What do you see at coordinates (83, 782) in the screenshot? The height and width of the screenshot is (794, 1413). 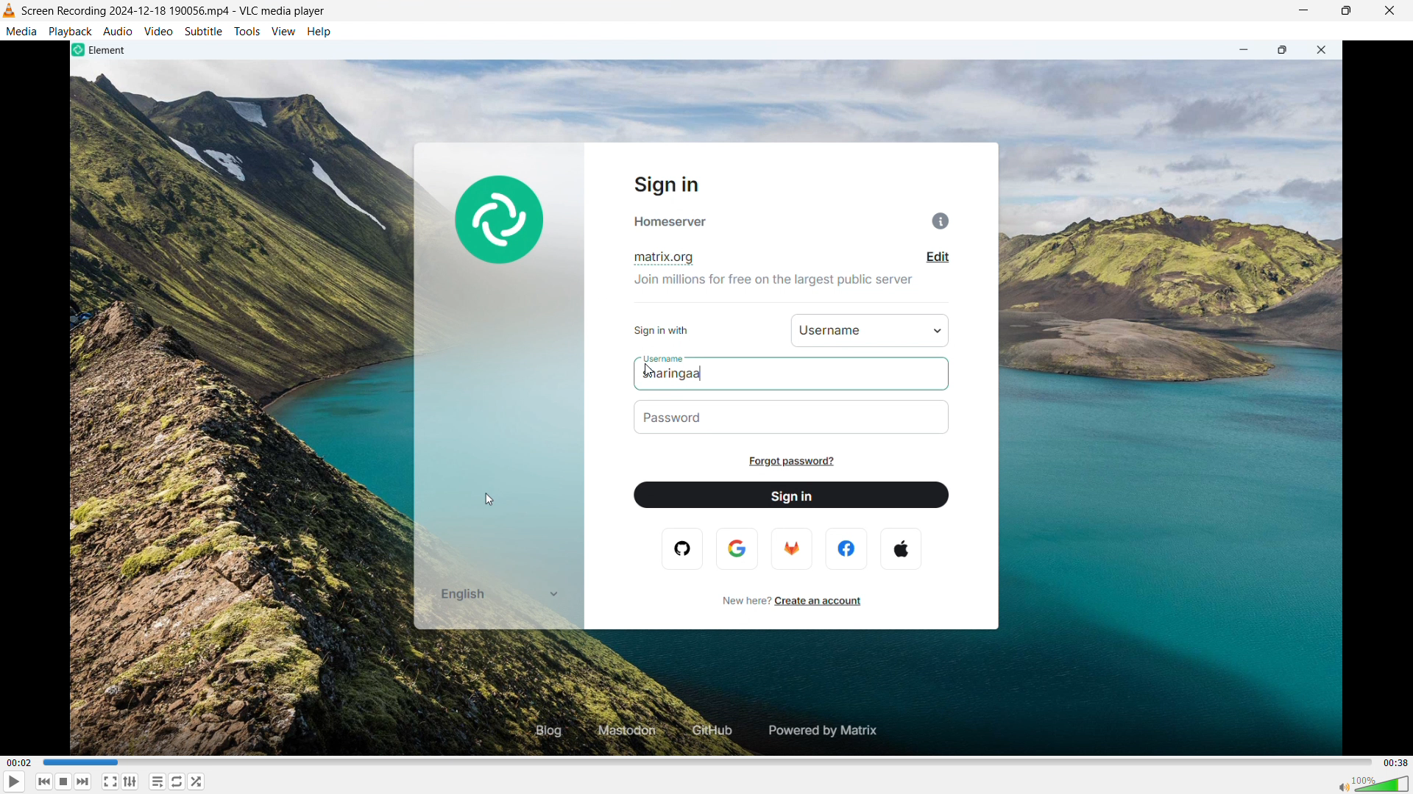 I see `forward or next media` at bounding box center [83, 782].